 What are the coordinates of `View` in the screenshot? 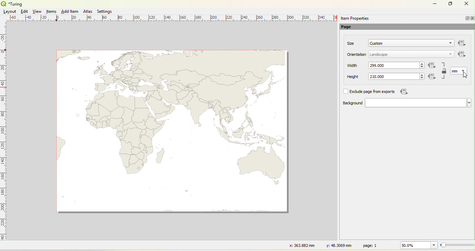 It's located at (38, 11).